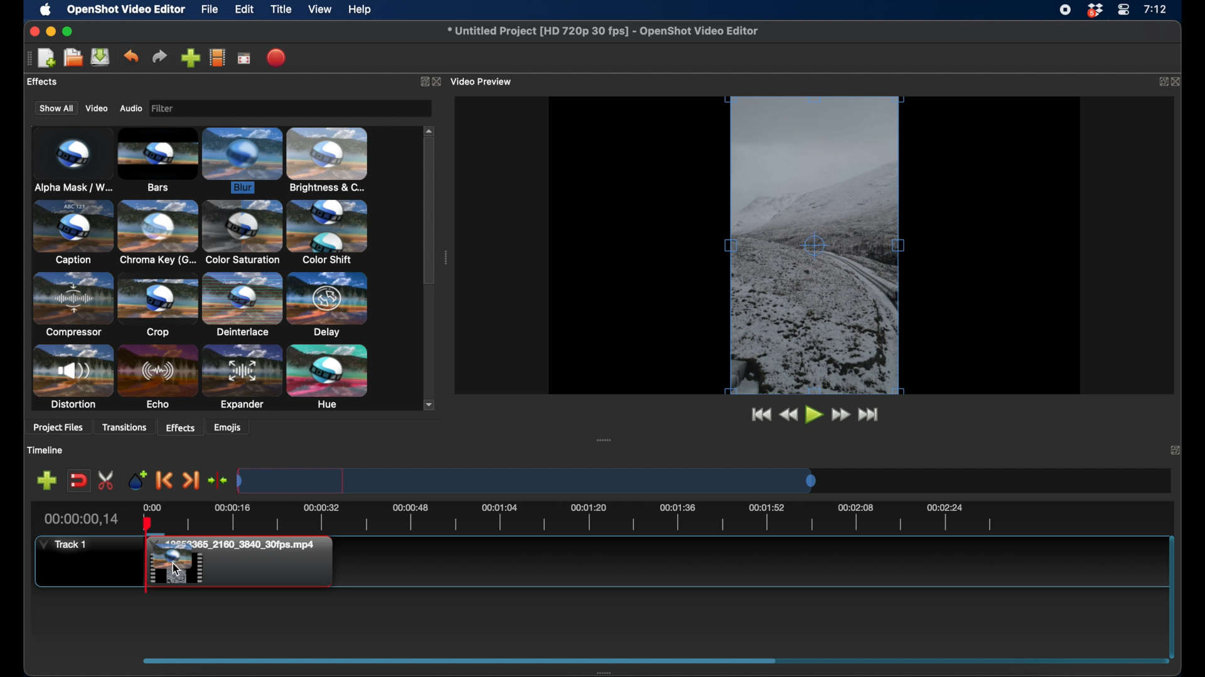 This screenshot has height=677, width=1205. I want to click on caption, so click(72, 232).